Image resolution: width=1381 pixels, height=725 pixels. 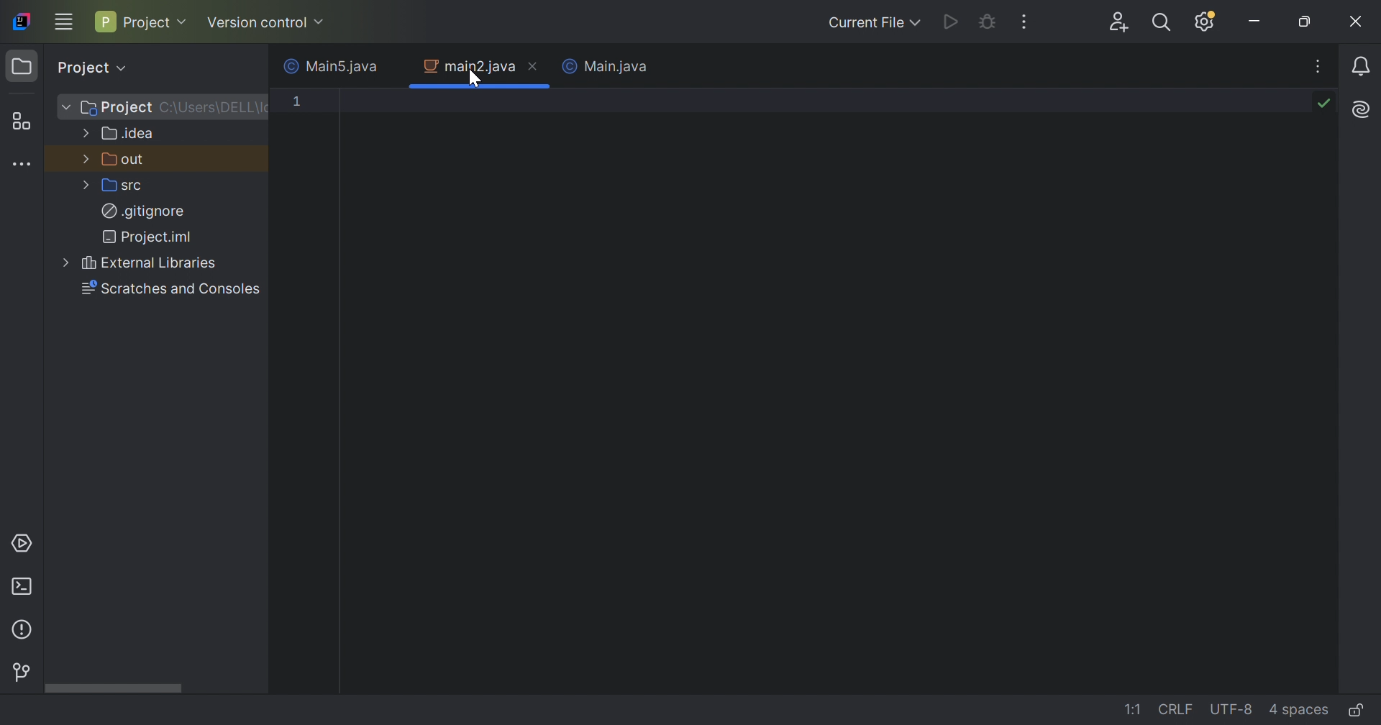 What do you see at coordinates (129, 134) in the screenshot?
I see `.idea` at bounding box center [129, 134].